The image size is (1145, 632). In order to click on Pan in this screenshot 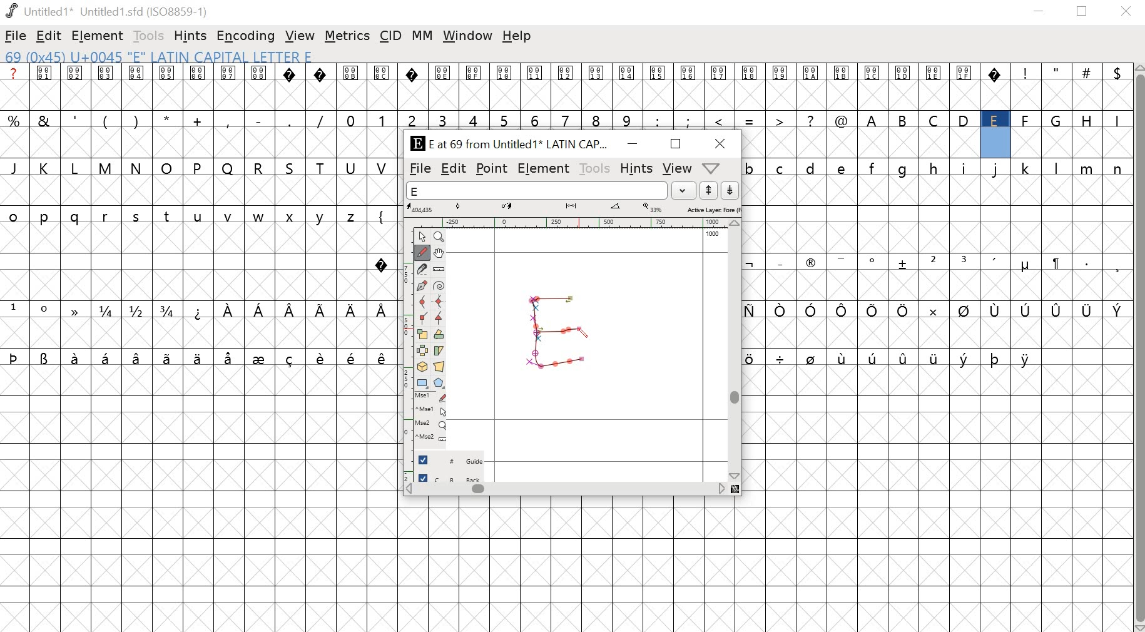, I will do `click(441, 253)`.